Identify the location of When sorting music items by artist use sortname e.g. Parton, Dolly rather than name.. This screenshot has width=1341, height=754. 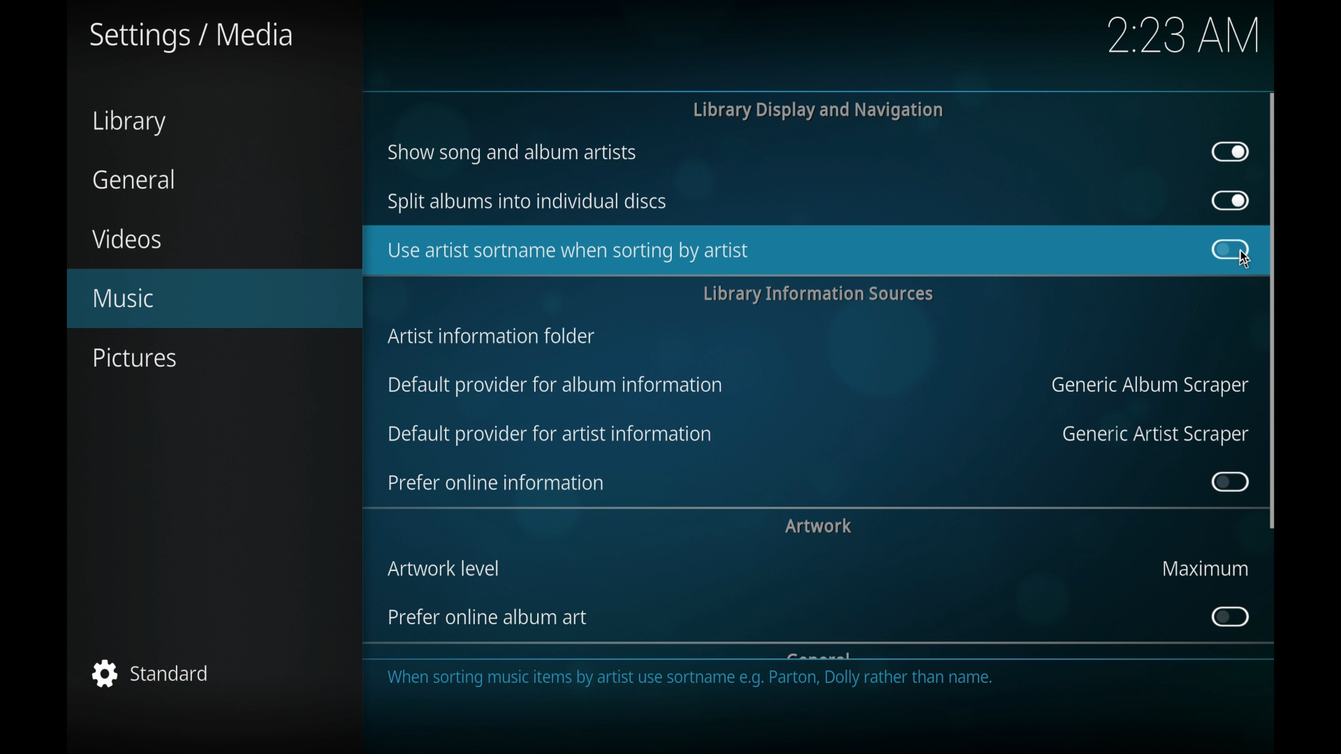
(701, 683).